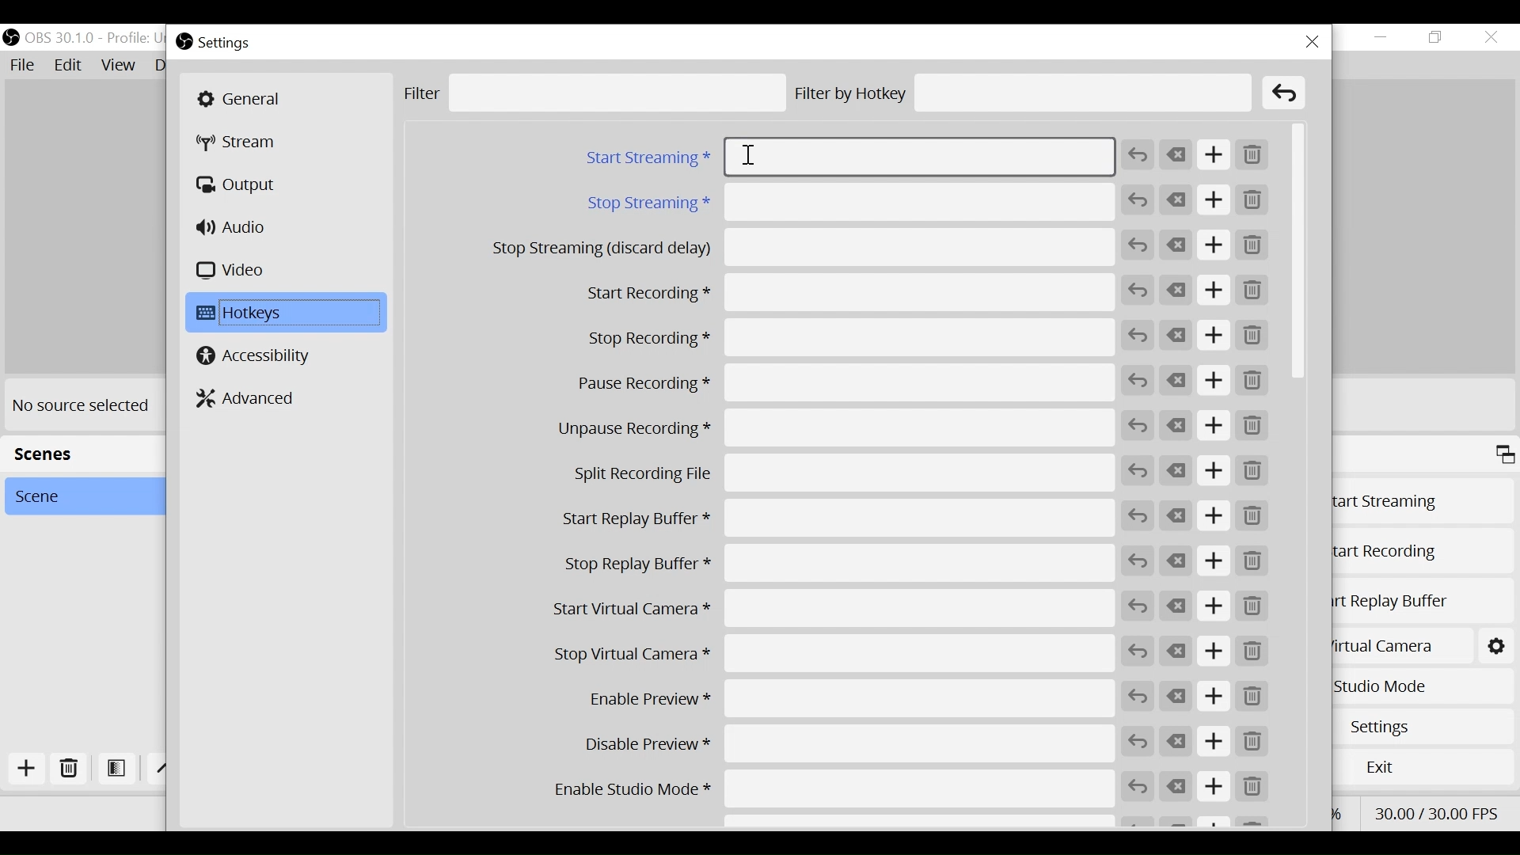 The image size is (1520, 855). I want to click on Clear, so click(1177, 382).